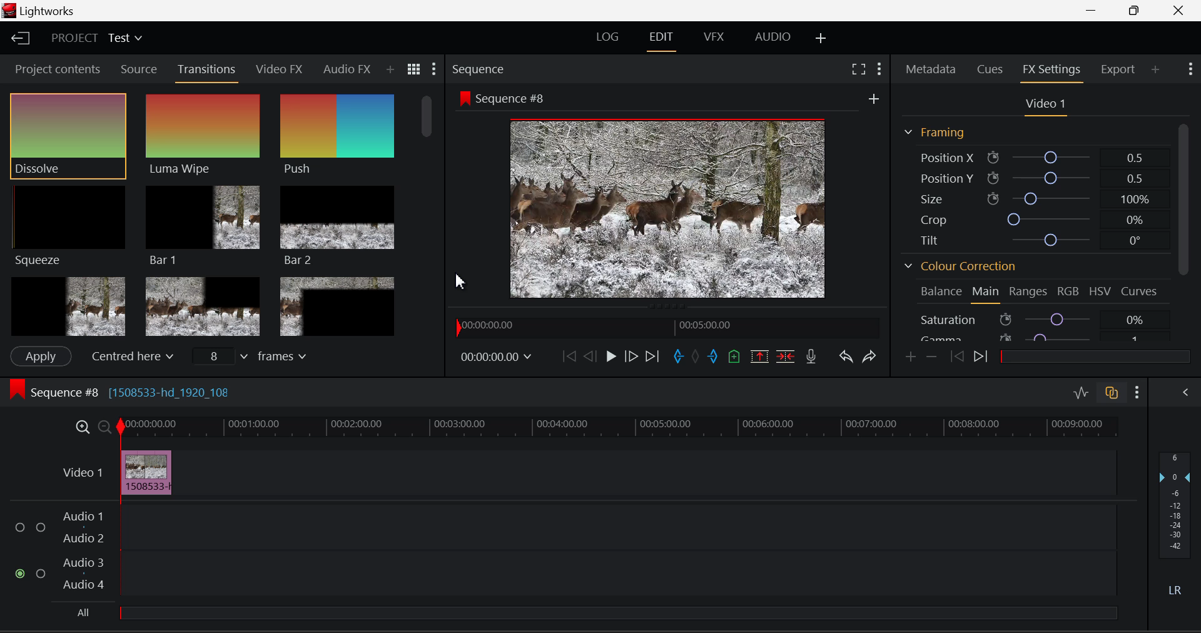 This screenshot has height=633, width=1201. What do you see at coordinates (958, 265) in the screenshot?
I see `Colour Correction` at bounding box center [958, 265].